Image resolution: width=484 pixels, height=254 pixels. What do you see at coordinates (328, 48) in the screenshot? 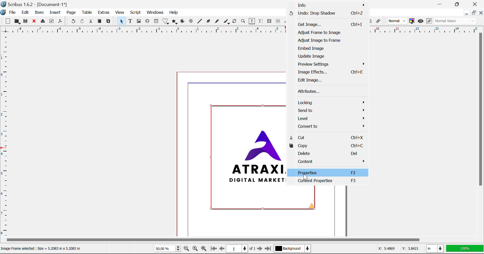
I see `Embed Image` at bounding box center [328, 48].